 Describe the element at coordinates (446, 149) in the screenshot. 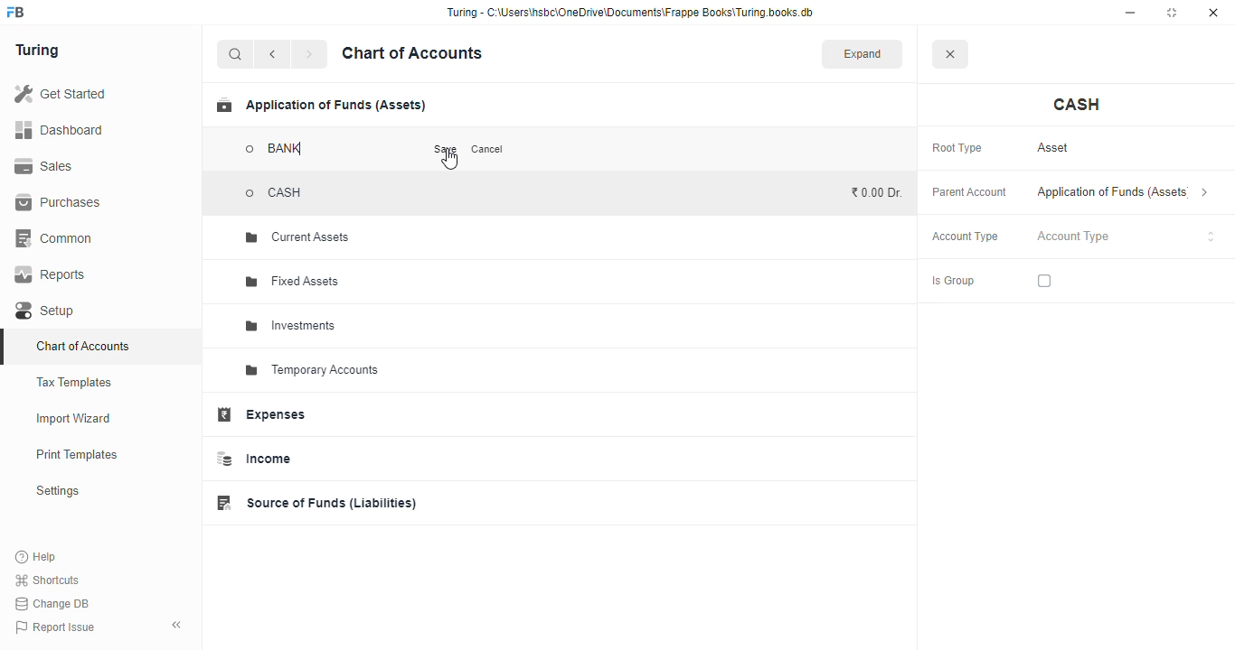

I see `save` at that location.